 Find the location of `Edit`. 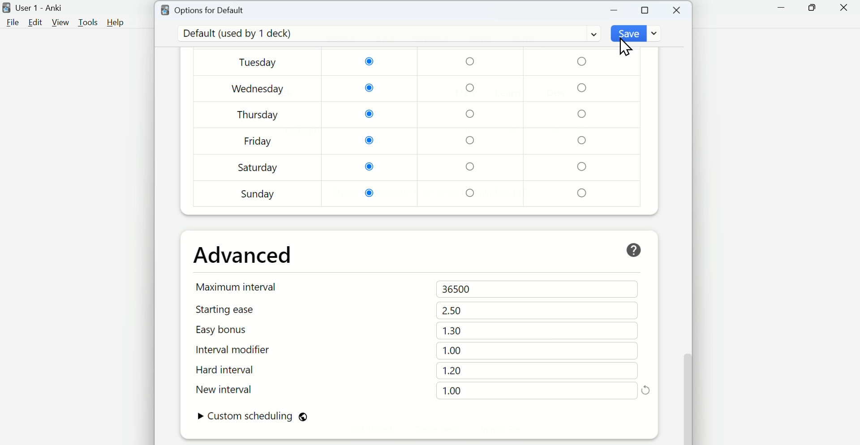

Edit is located at coordinates (35, 22).